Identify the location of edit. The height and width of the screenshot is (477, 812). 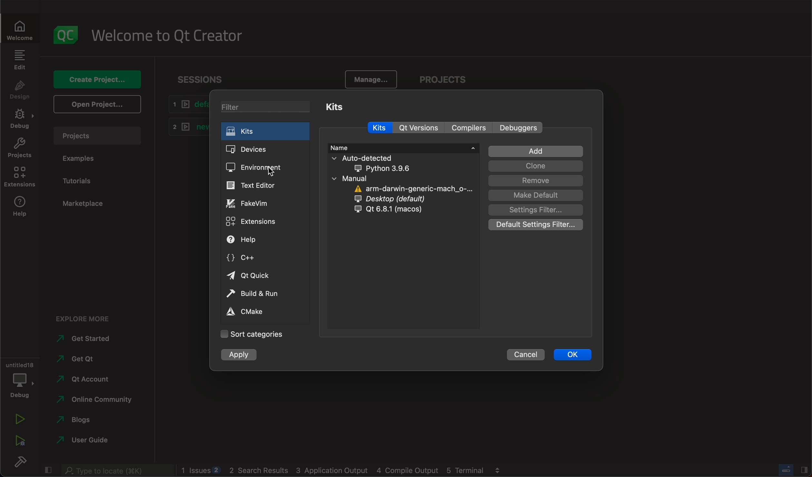
(21, 62).